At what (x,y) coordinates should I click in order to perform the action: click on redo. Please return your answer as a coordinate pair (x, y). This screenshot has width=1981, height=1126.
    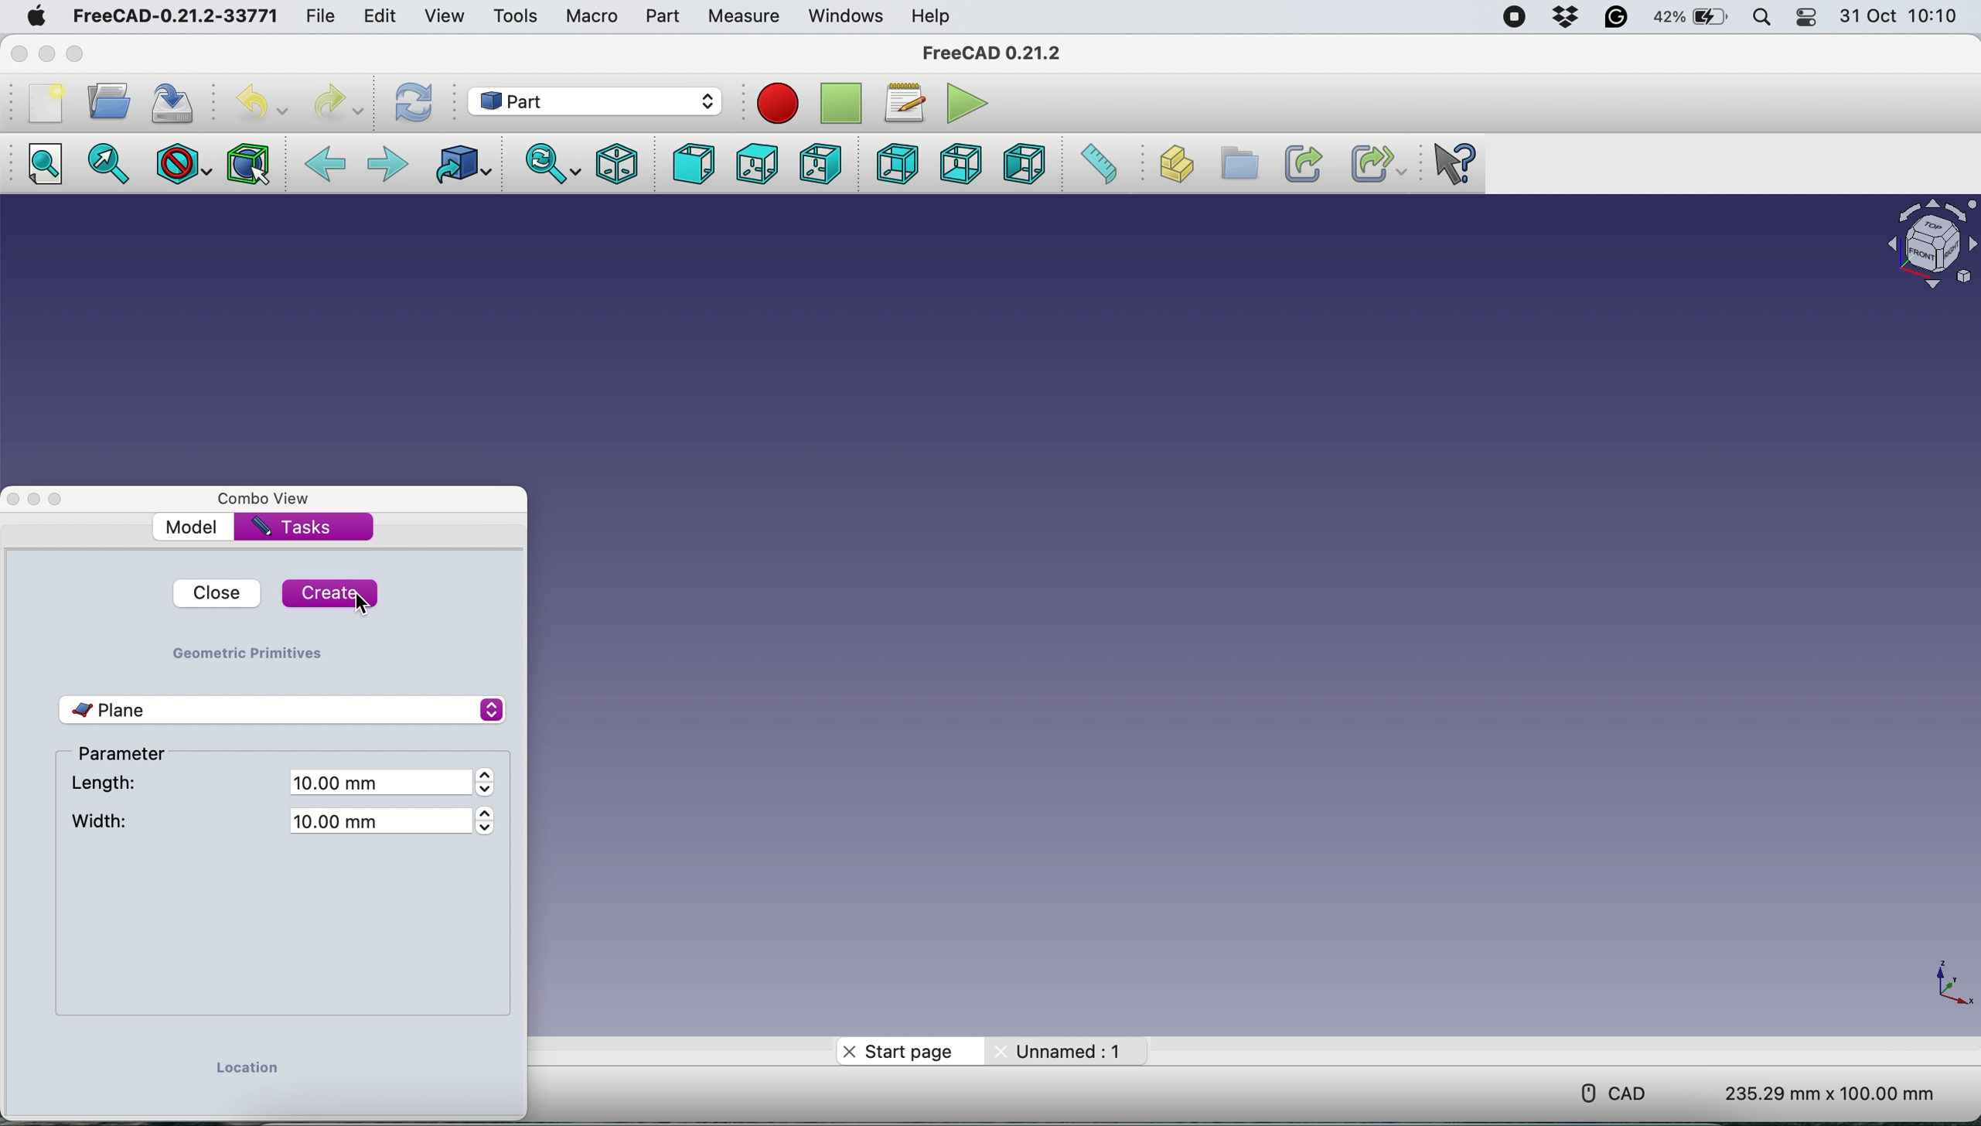
    Looking at the image, I should click on (335, 101).